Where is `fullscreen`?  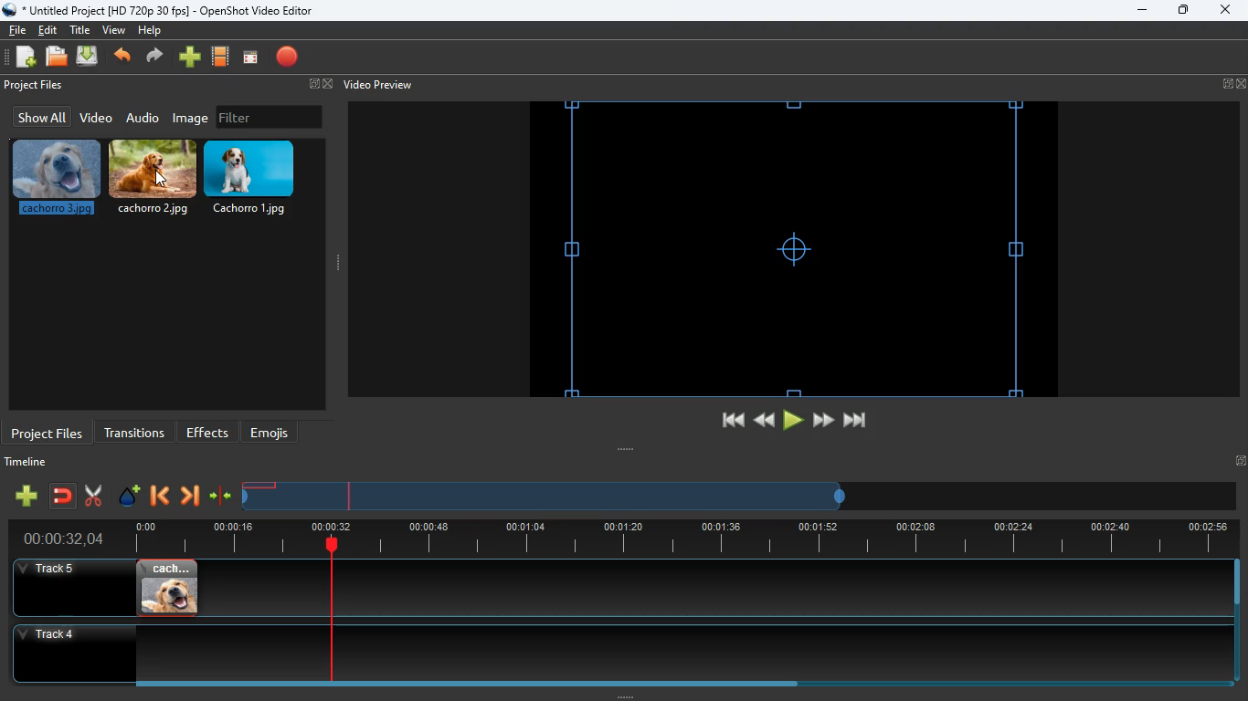
fullscreen is located at coordinates (318, 85).